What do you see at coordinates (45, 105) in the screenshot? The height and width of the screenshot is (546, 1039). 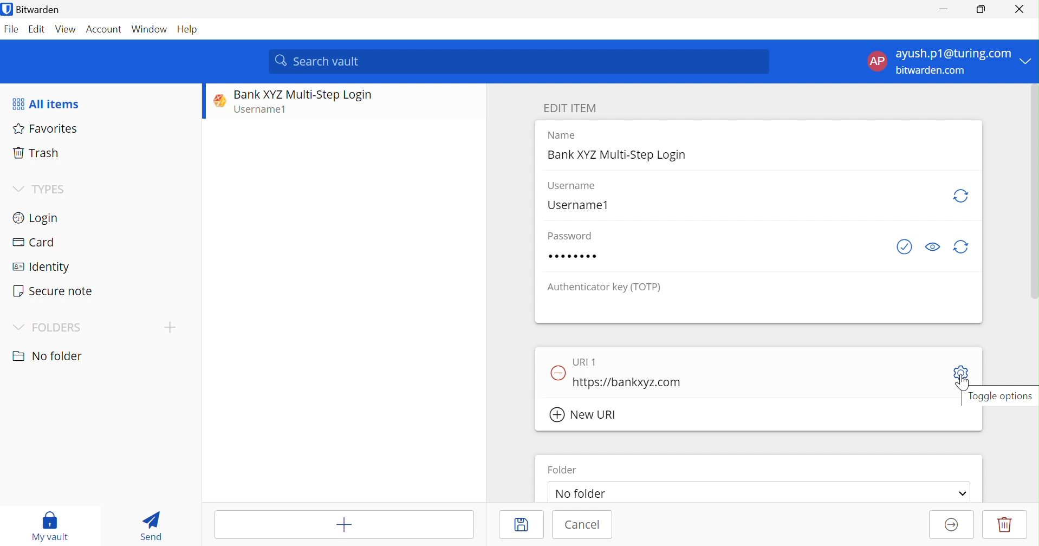 I see `All items` at bounding box center [45, 105].